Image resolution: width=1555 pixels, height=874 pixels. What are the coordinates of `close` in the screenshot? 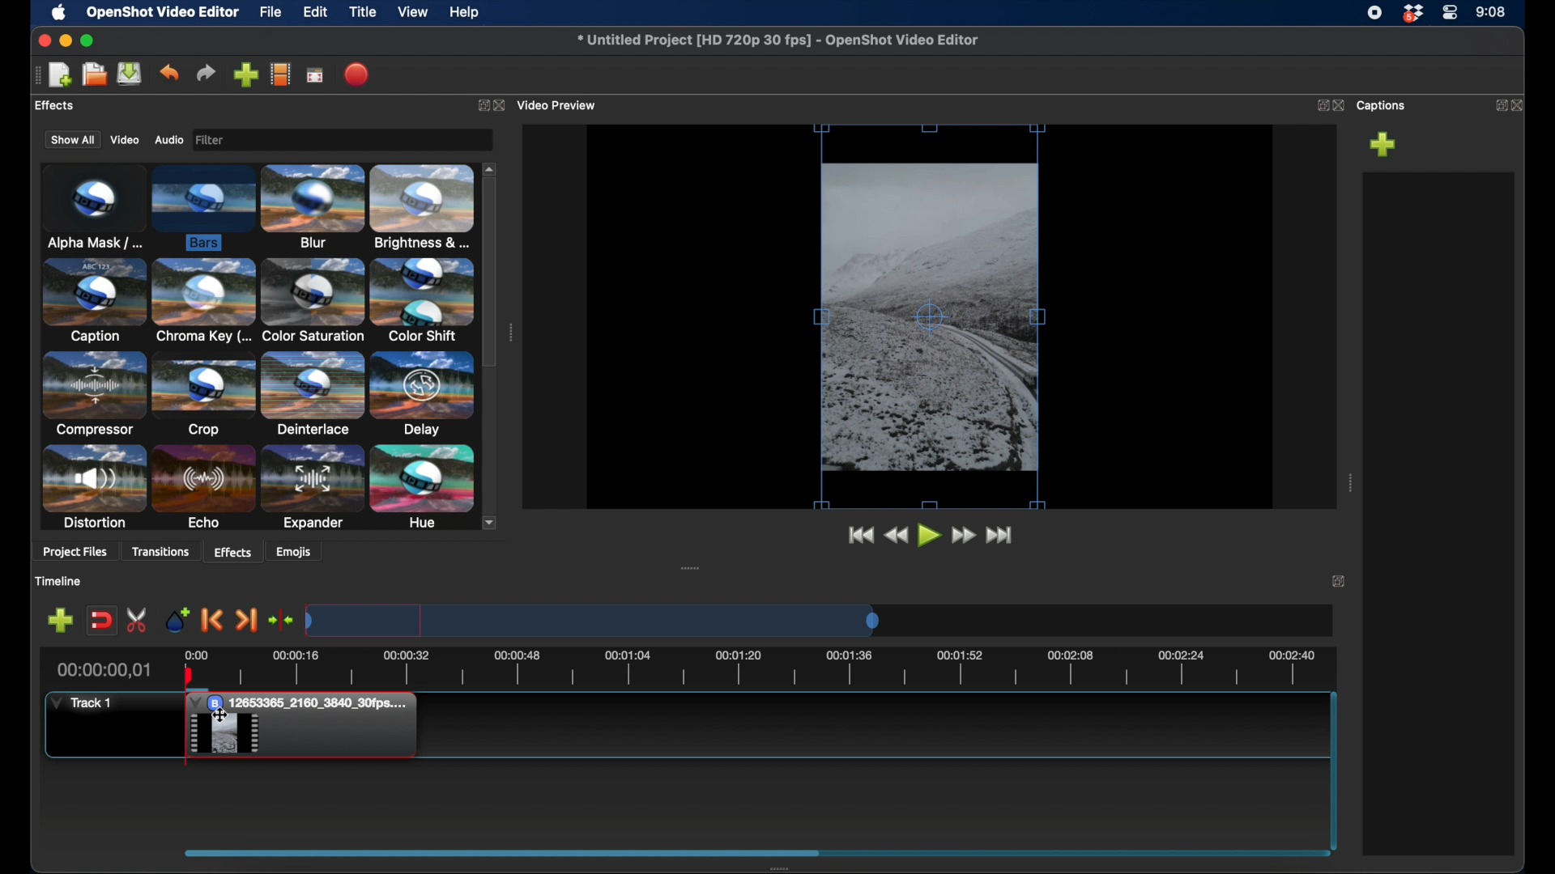 It's located at (1339, 105).